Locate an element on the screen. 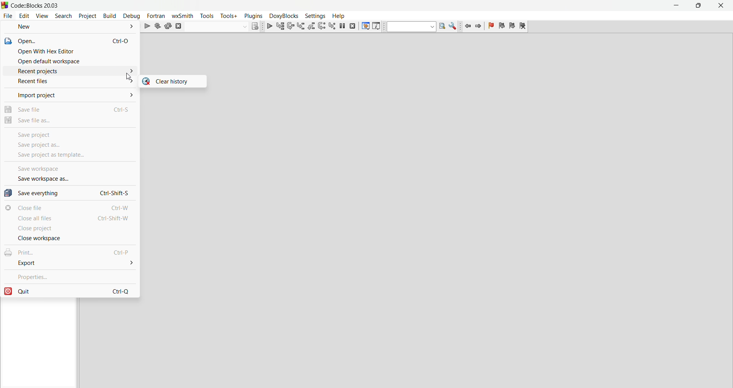 This screenshot has height=388, width=733. next line is located at coordinates (291, 27).